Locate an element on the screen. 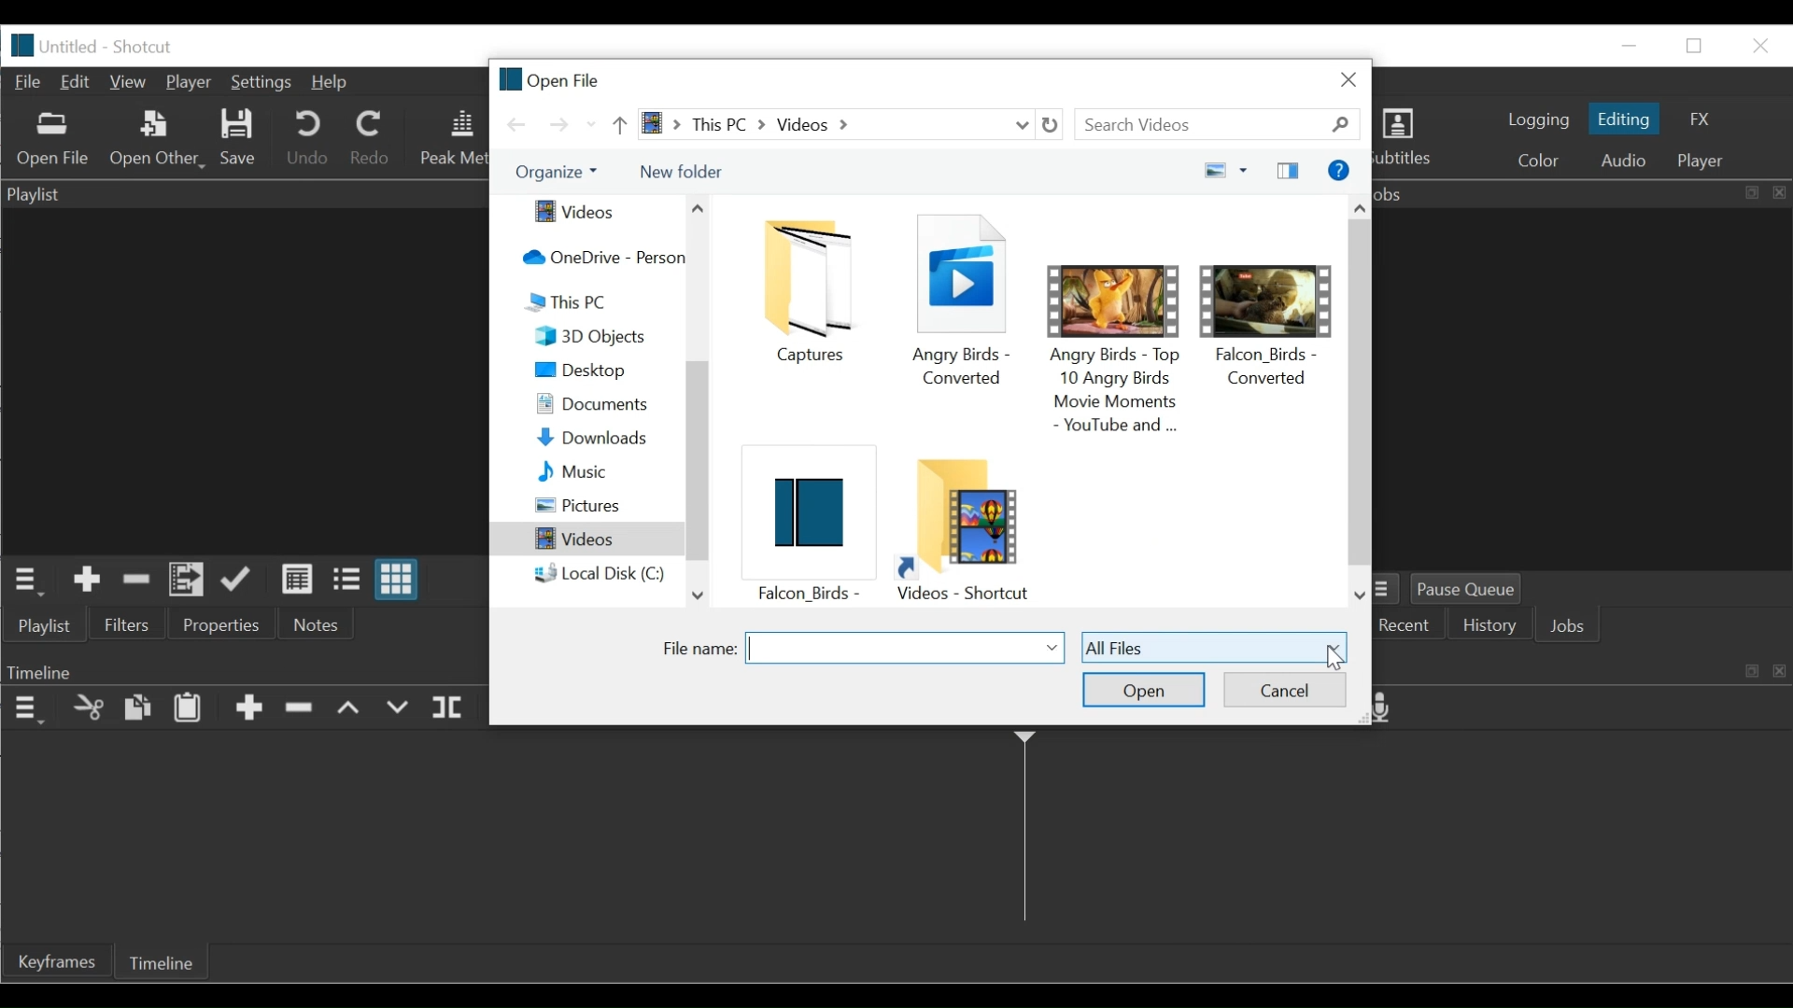 The image size is (1793, 1008). Notes is located at coordinates (316, 623).